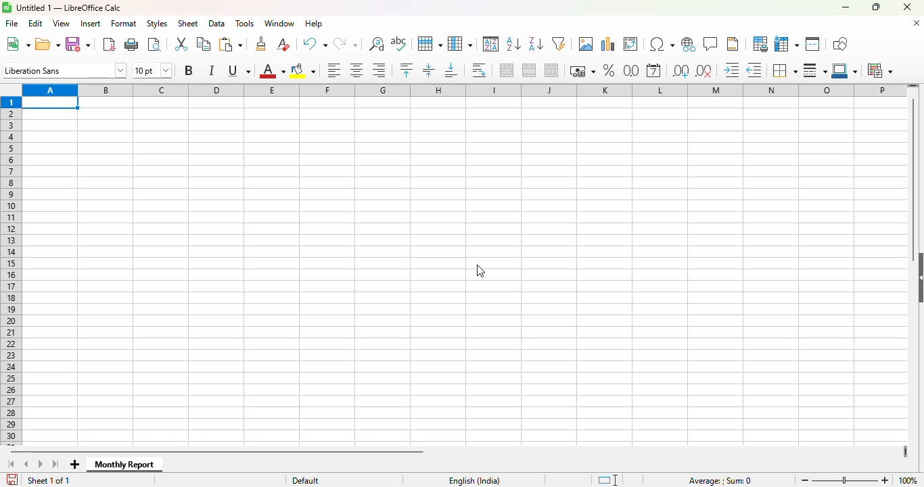 The height and width of the screenshot is (487, 924). Describe the element at coordinates (710, 43) in the screenshot. I see `insert comment` at that location.